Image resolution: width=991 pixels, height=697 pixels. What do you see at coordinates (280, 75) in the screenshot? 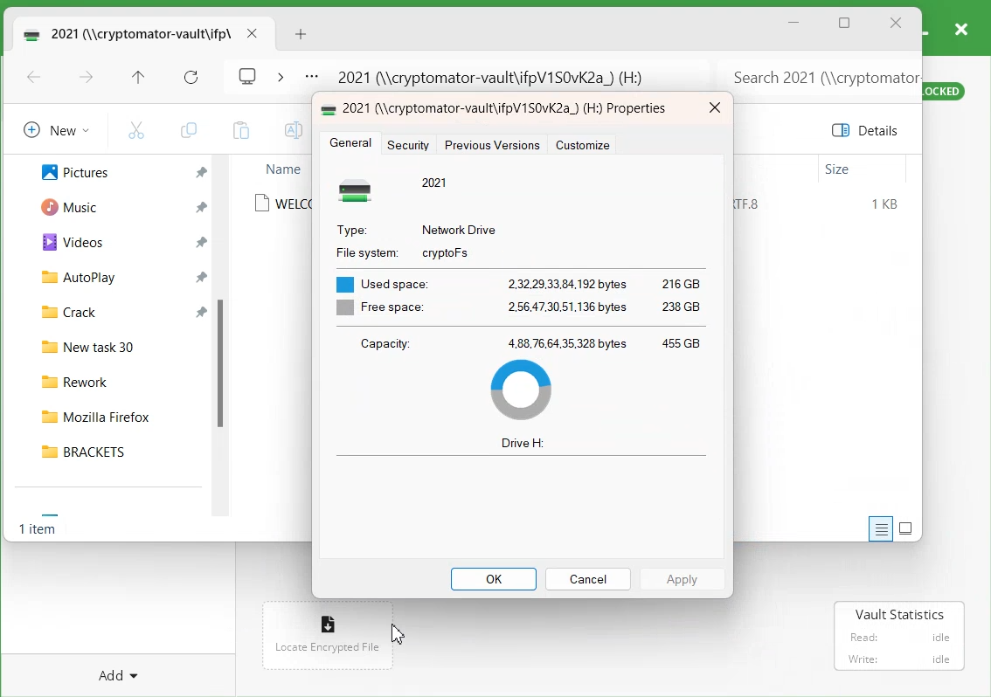
I see `Drop down box` at bounding box center [280, 75].